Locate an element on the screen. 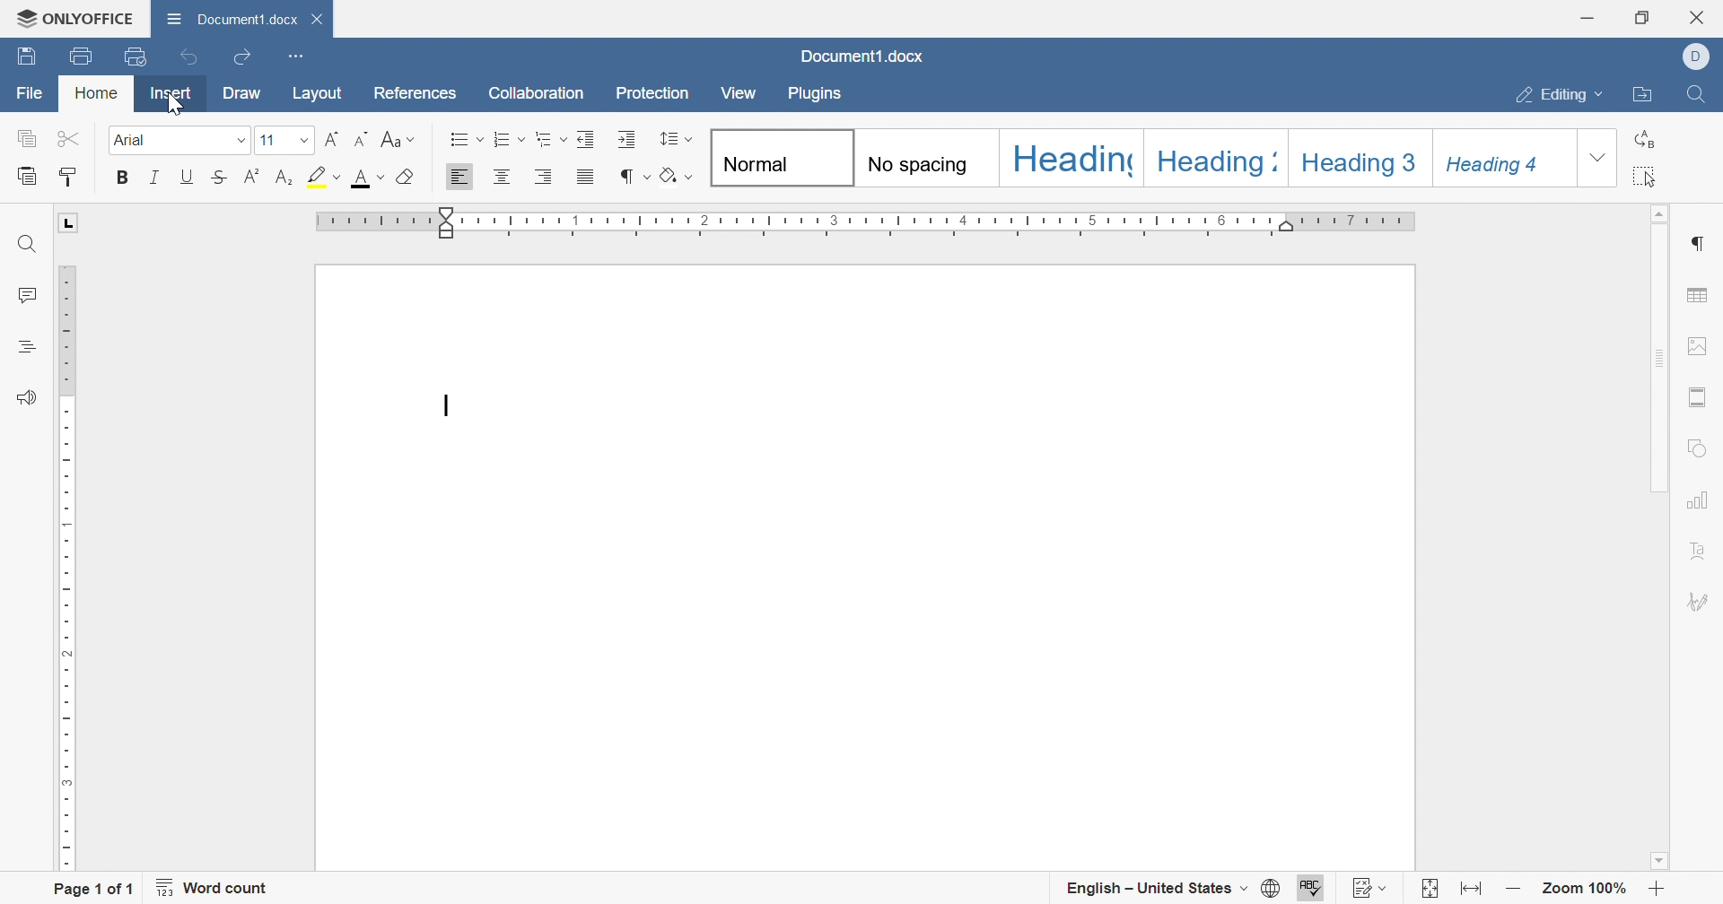 This screenshot has width=1723, height=904. Justified is located at coordinates (586, 177).